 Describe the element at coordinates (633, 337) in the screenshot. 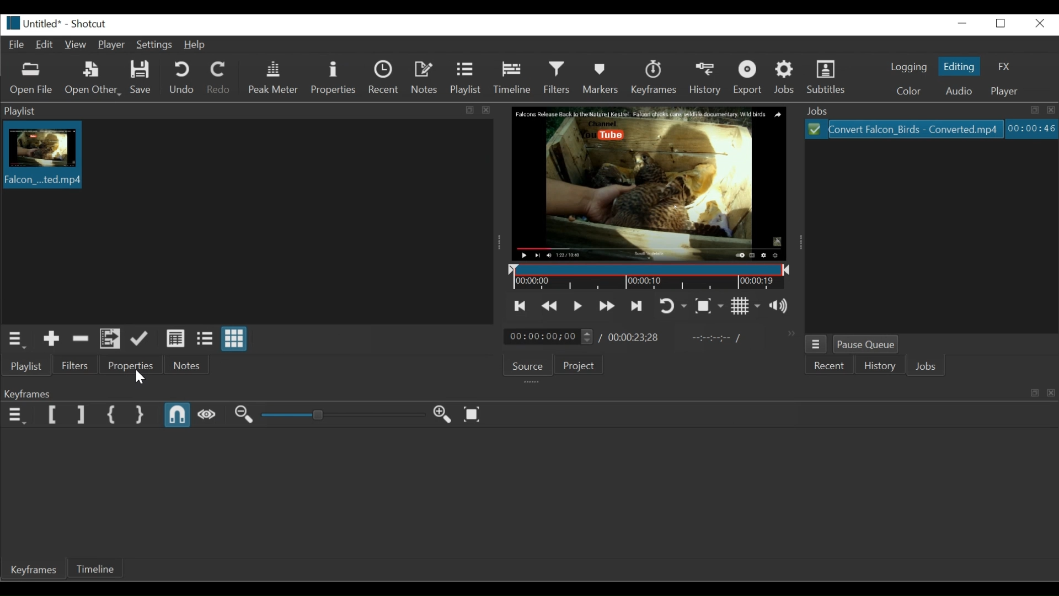

I see `Total Duration` at that location.